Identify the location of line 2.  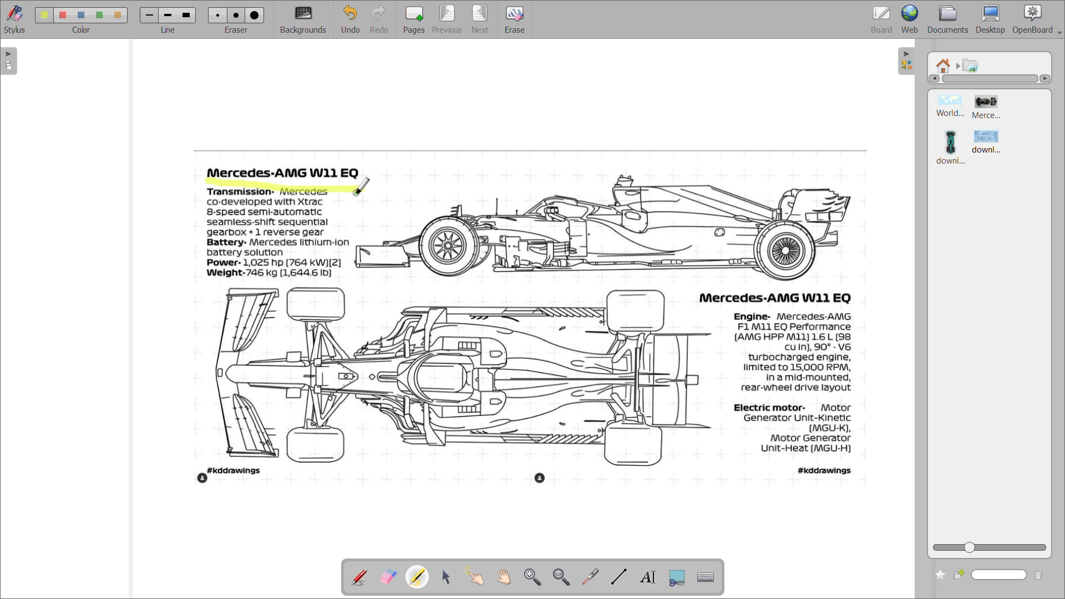
(169, 16).